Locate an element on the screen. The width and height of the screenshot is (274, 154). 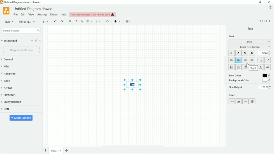
Appearance is located at coordinates (270, 8).